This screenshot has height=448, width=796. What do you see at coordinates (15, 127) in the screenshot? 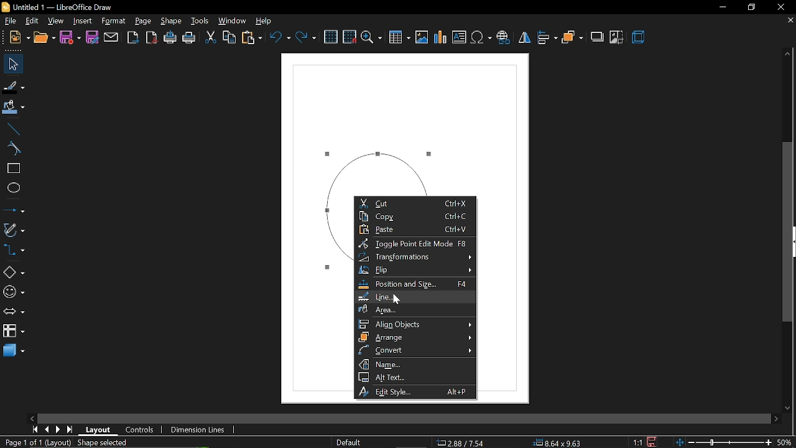
I see `line` at bounding box center [15, 127].